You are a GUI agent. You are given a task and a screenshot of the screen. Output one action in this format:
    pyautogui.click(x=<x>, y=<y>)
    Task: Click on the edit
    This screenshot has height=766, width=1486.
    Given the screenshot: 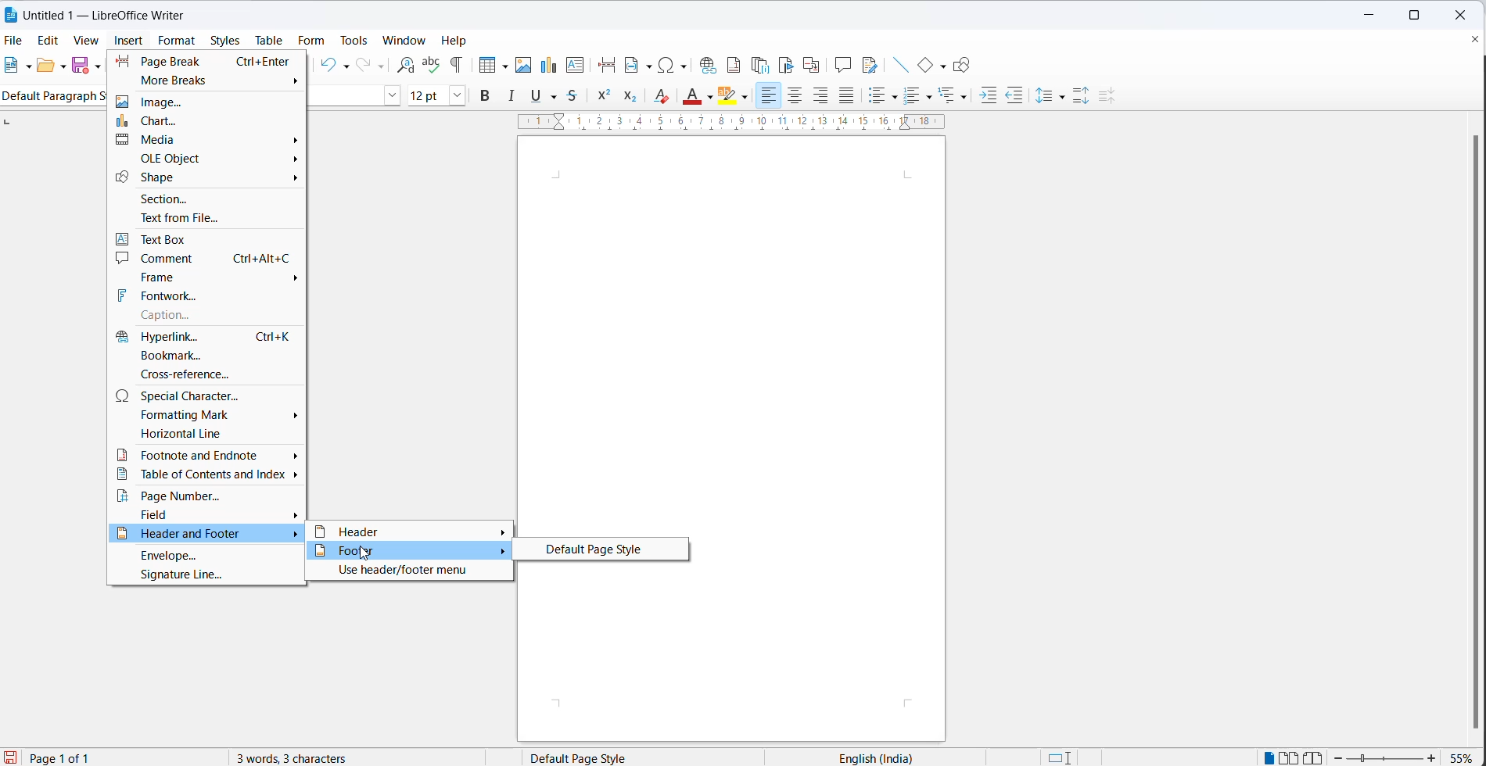 What is the action you would take?
    pyautogui.click(x=52, y=41)
    